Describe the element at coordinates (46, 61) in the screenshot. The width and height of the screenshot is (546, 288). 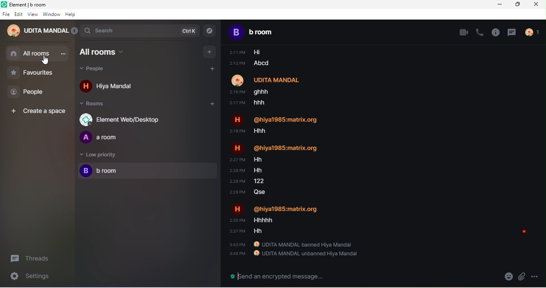
I see `cursor` at that location.